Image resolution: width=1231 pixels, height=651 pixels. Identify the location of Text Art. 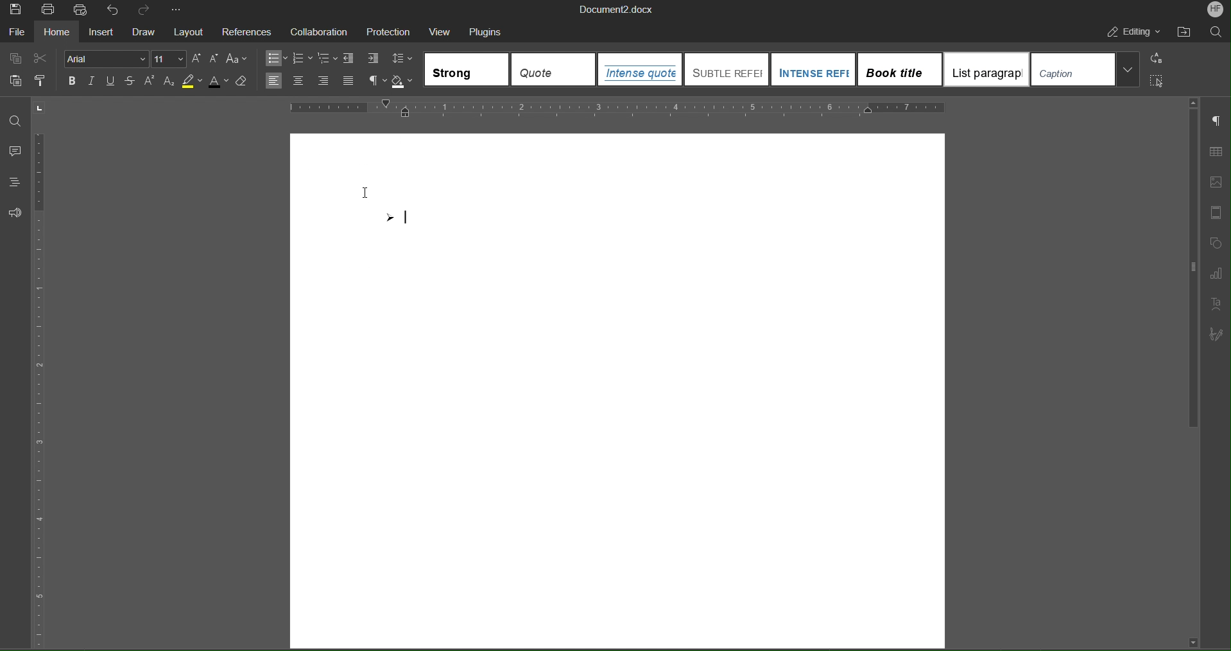
(1214, 301).